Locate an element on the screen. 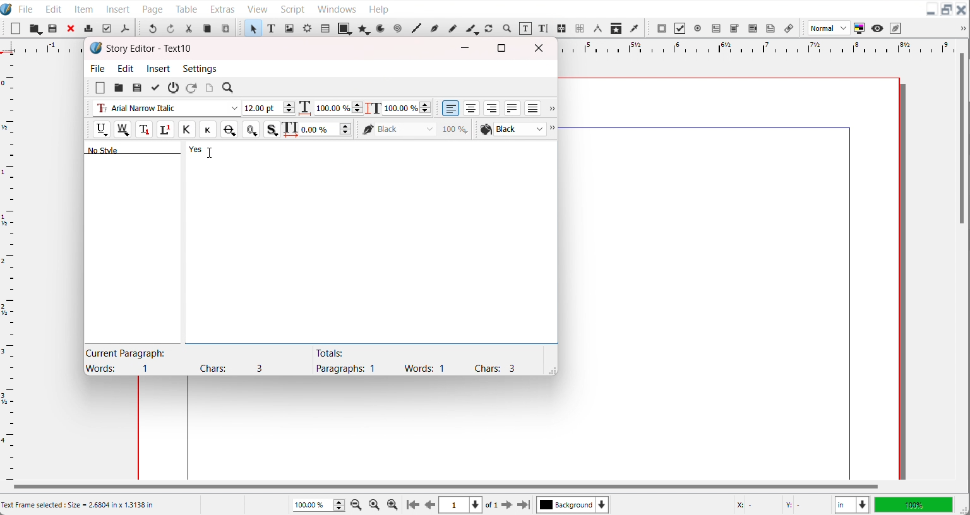 The width and height of the screenshot is (970, 515). Font size adjuster is located at coordinates (268, 108).